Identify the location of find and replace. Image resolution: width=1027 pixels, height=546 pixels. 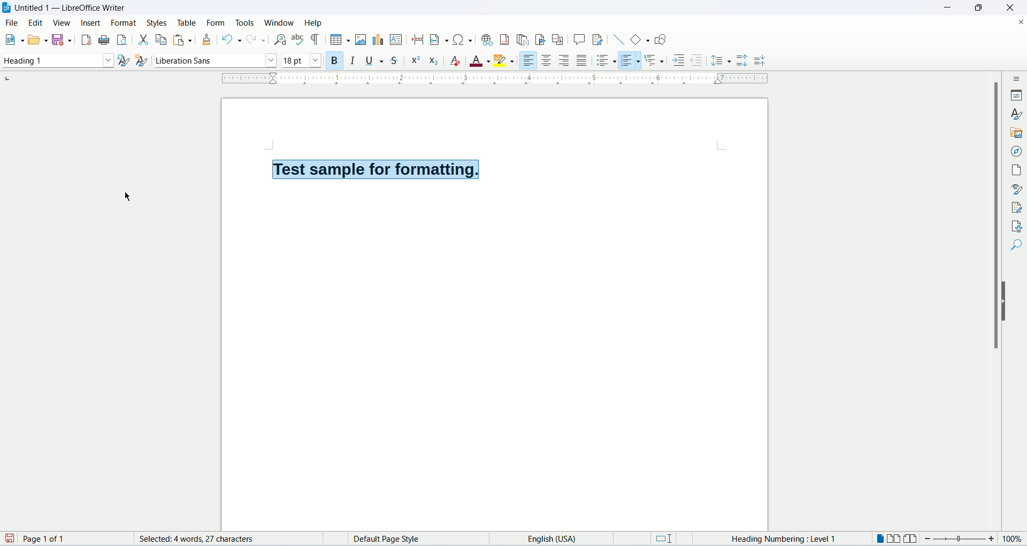
(278, 40).